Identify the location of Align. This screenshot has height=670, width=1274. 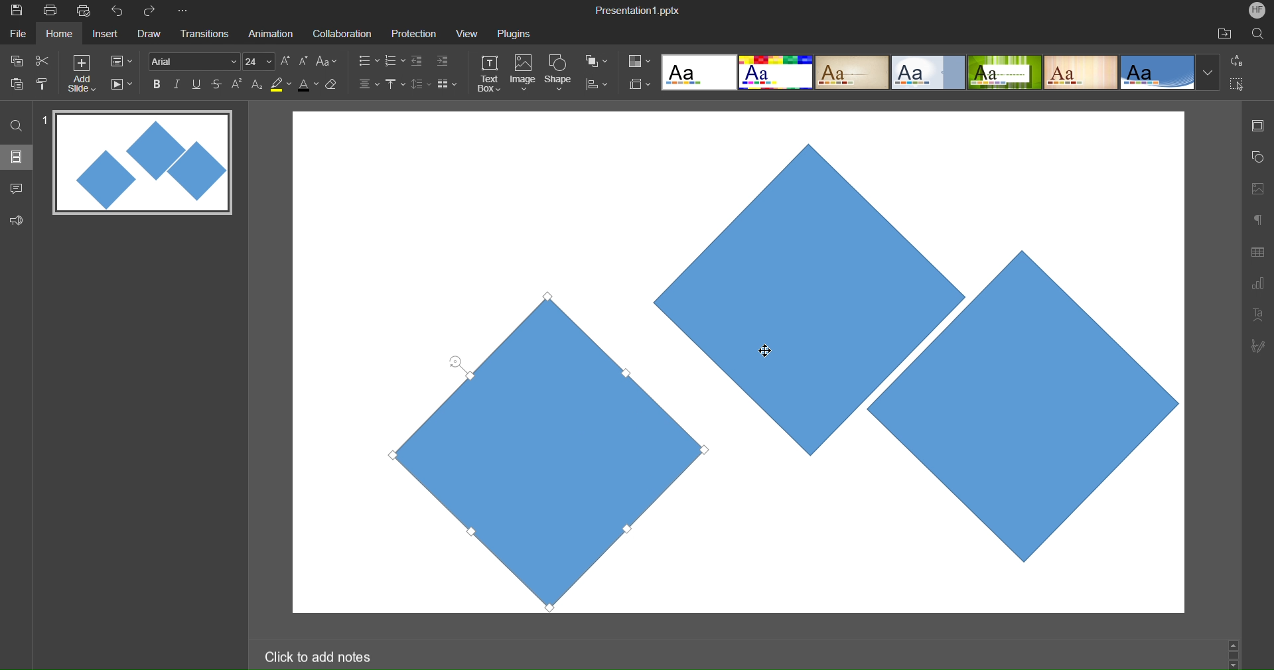
(597, 85).